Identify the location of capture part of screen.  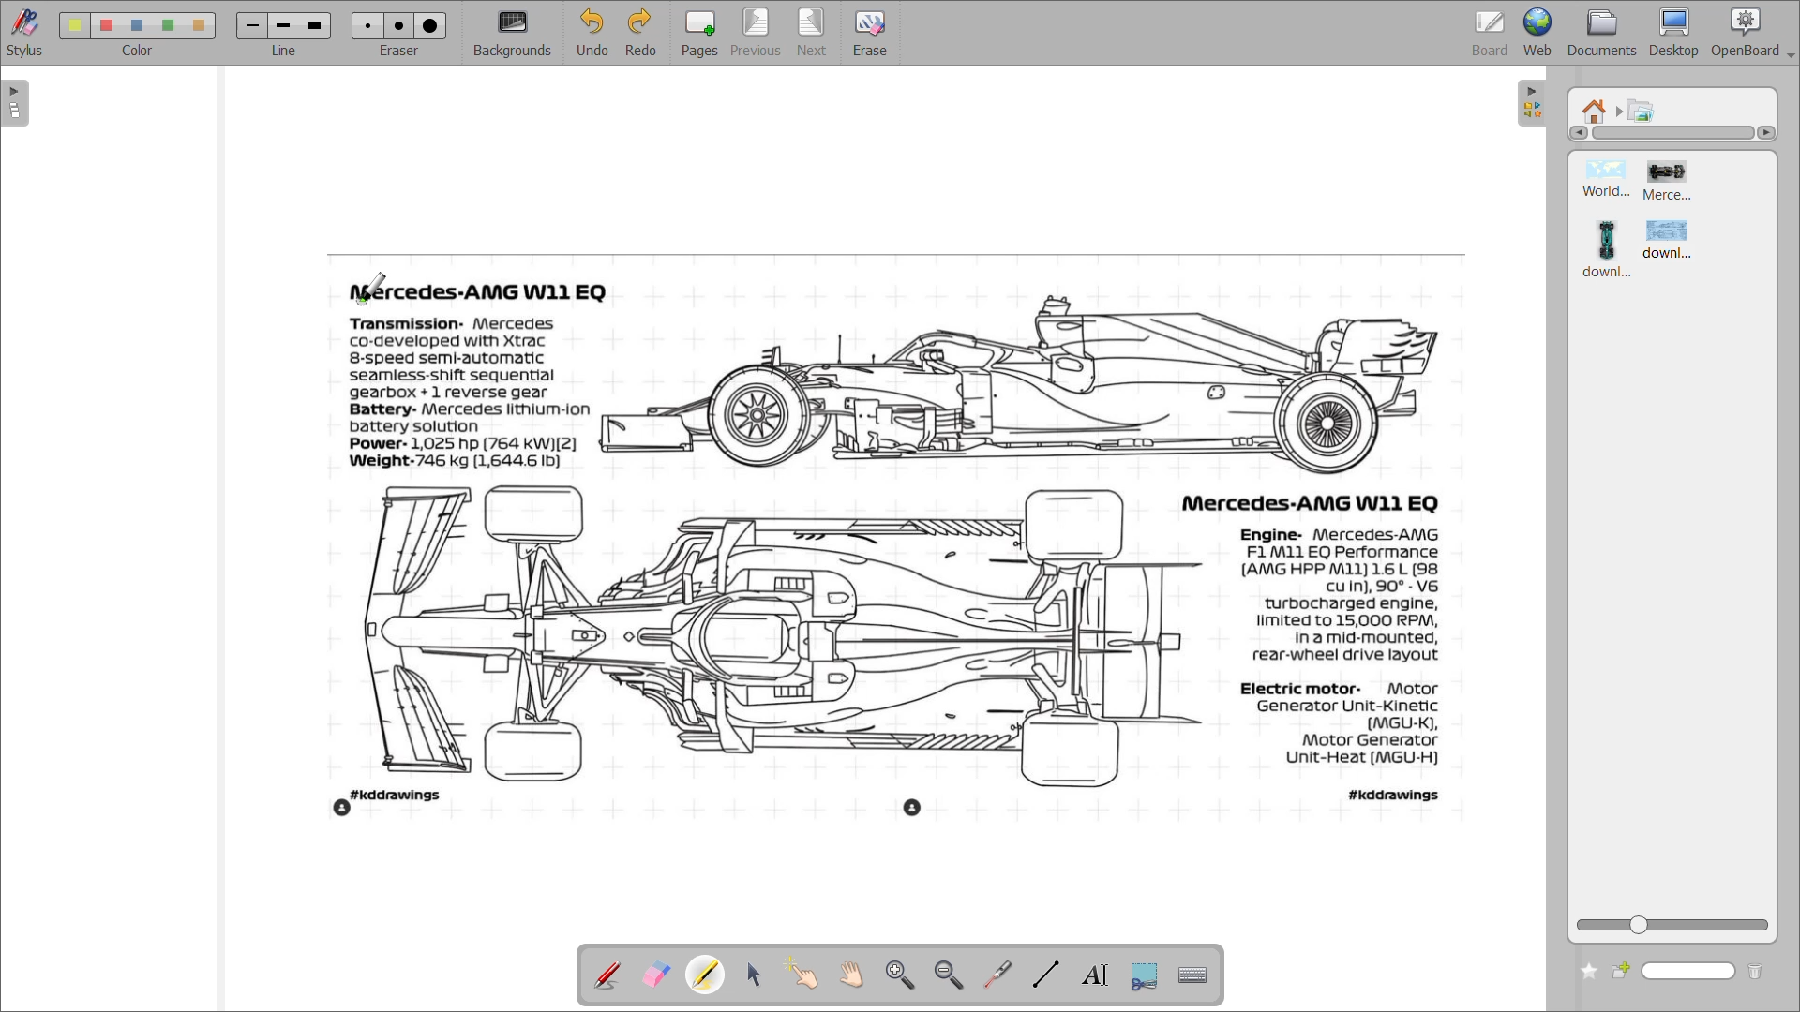
(1143, 974).